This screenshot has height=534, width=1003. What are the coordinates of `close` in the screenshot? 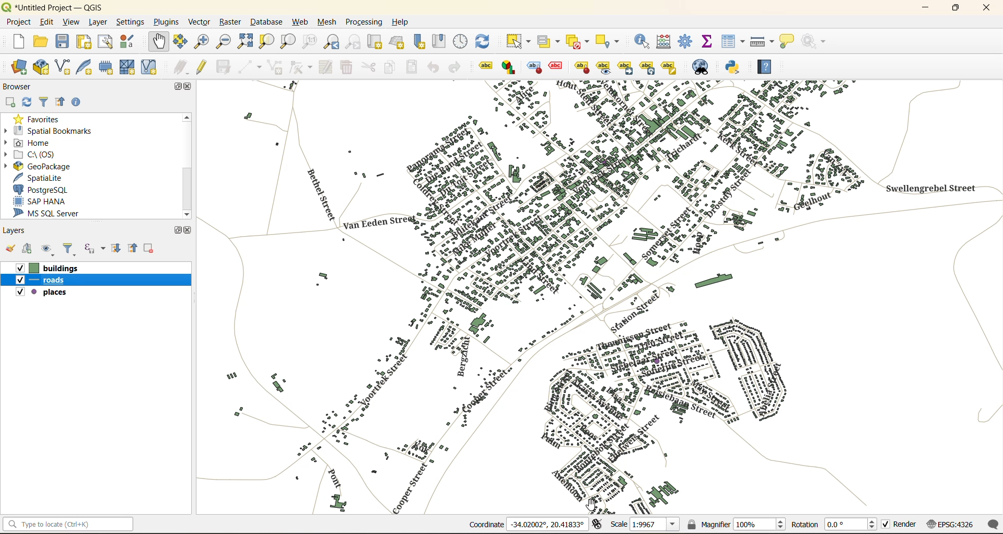 It's located at (984, 9).